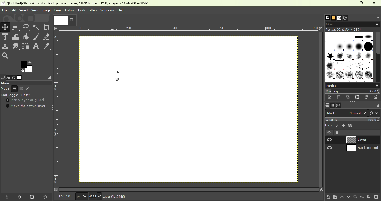 This screenshot has height=201, width=381. I want to click on File, so click(4, 10).